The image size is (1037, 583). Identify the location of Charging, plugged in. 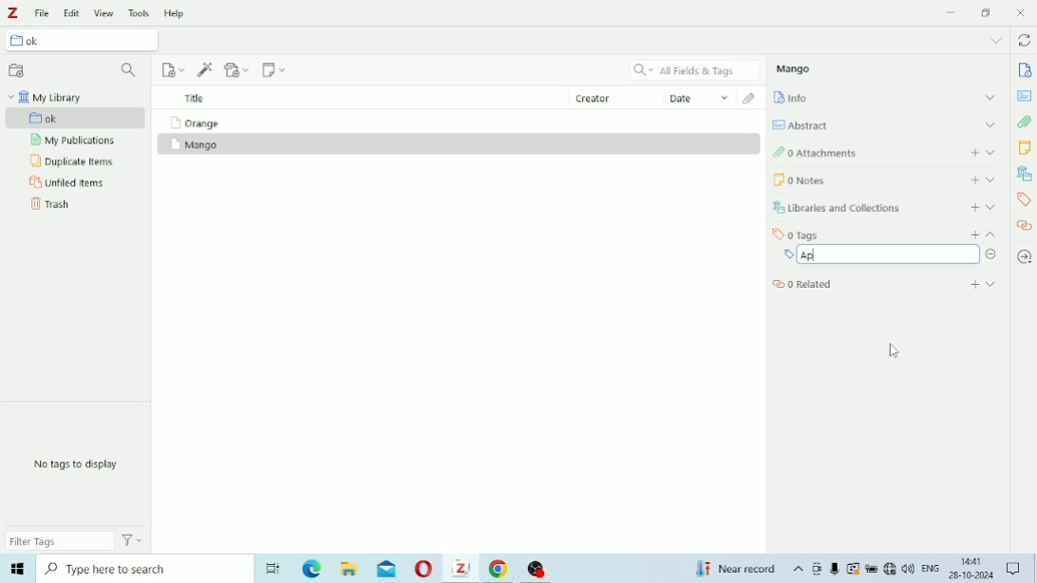
(872, 569).